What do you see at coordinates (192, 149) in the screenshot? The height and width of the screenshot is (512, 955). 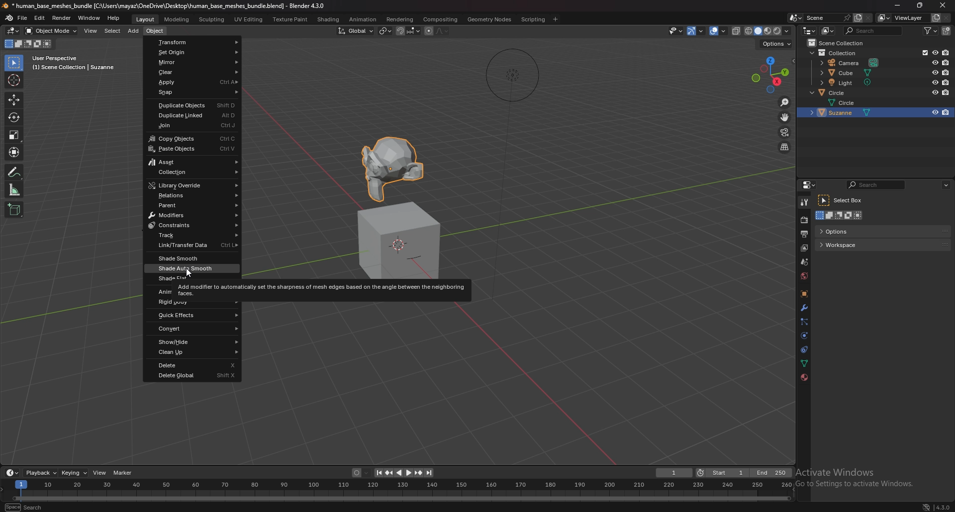 I see `paste objects` at bounding box center [192, 149].